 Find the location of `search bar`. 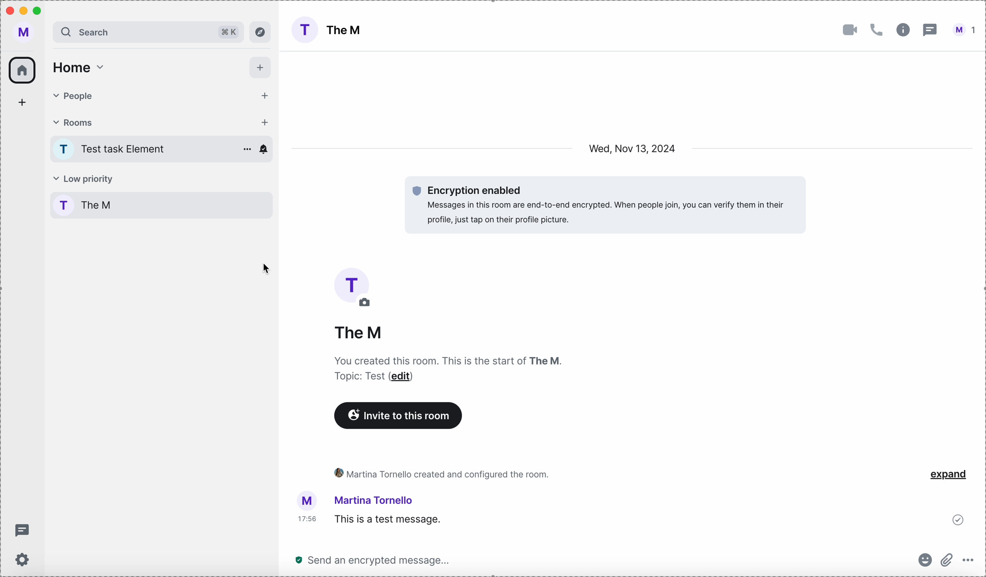

search bar is located at coordinates (123, 32).